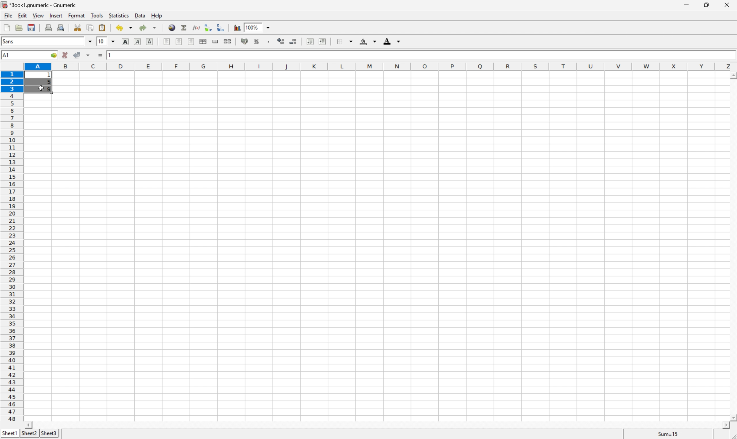 The width and height of the screenshot is (737, 439). I want to click on bold, so click(127, 42).